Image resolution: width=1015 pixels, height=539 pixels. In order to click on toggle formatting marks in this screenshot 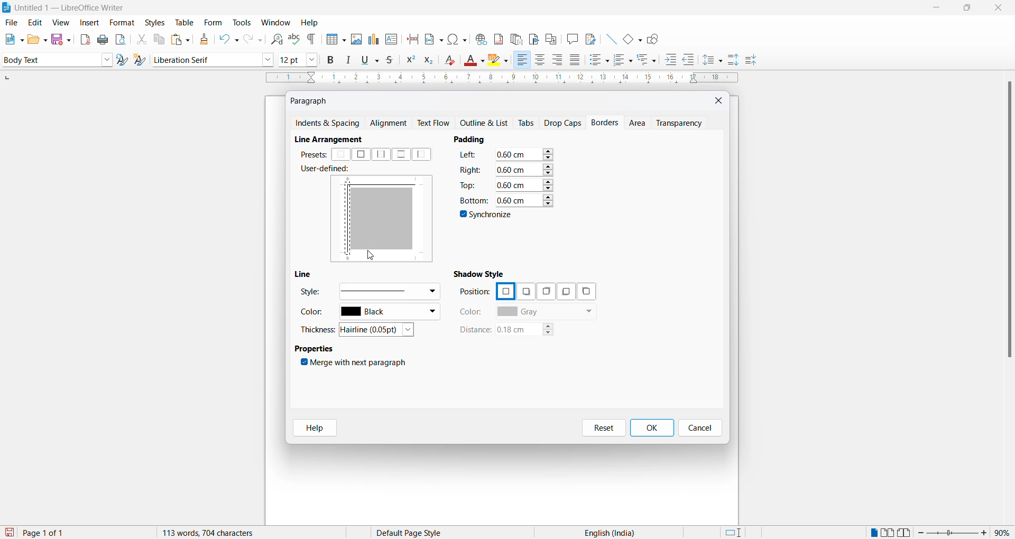, I will do `click(312, 39)`.